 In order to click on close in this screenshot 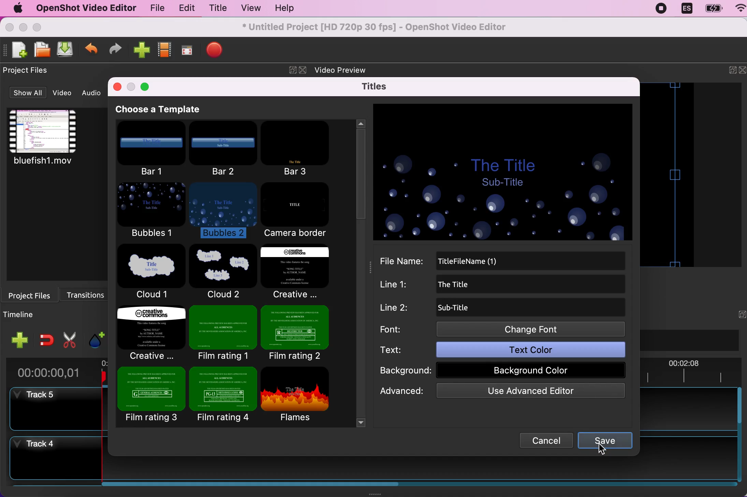, I will do `click(742, 71)`.